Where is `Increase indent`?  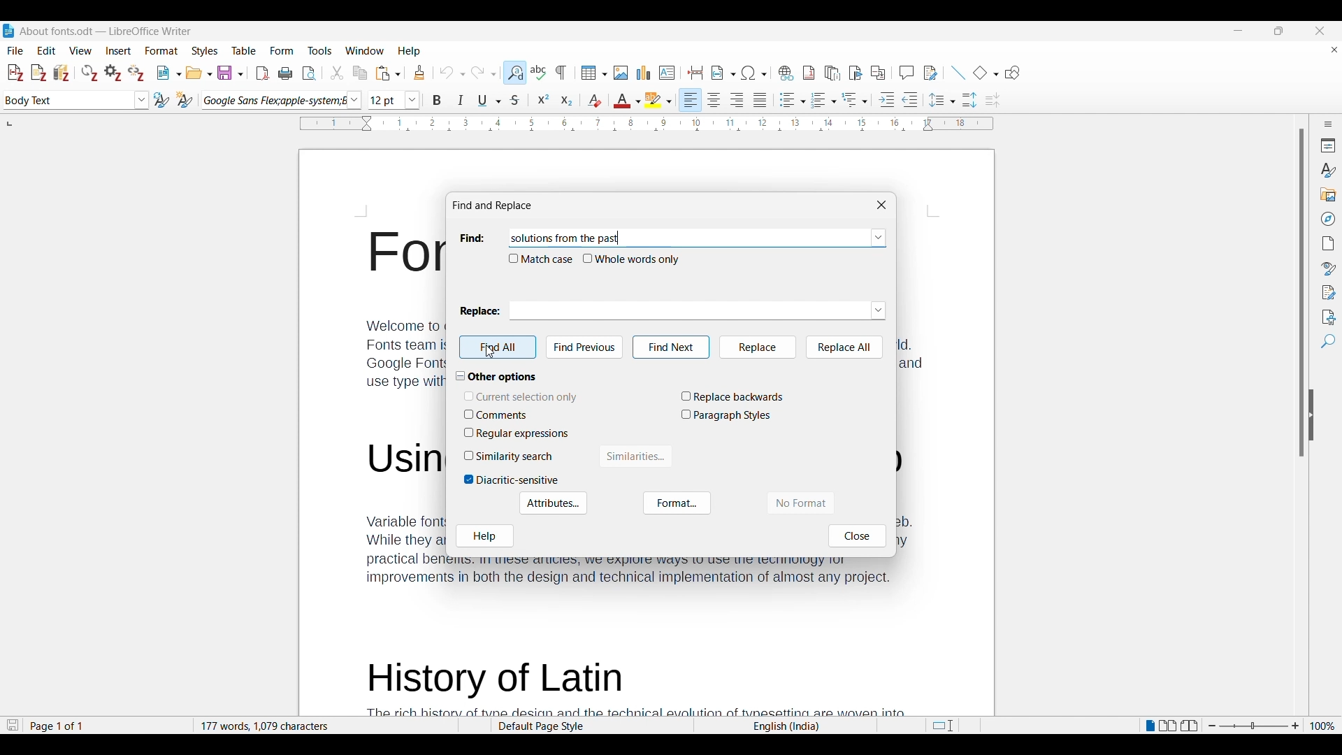 Increase indent is located at coordinates (887, 99).